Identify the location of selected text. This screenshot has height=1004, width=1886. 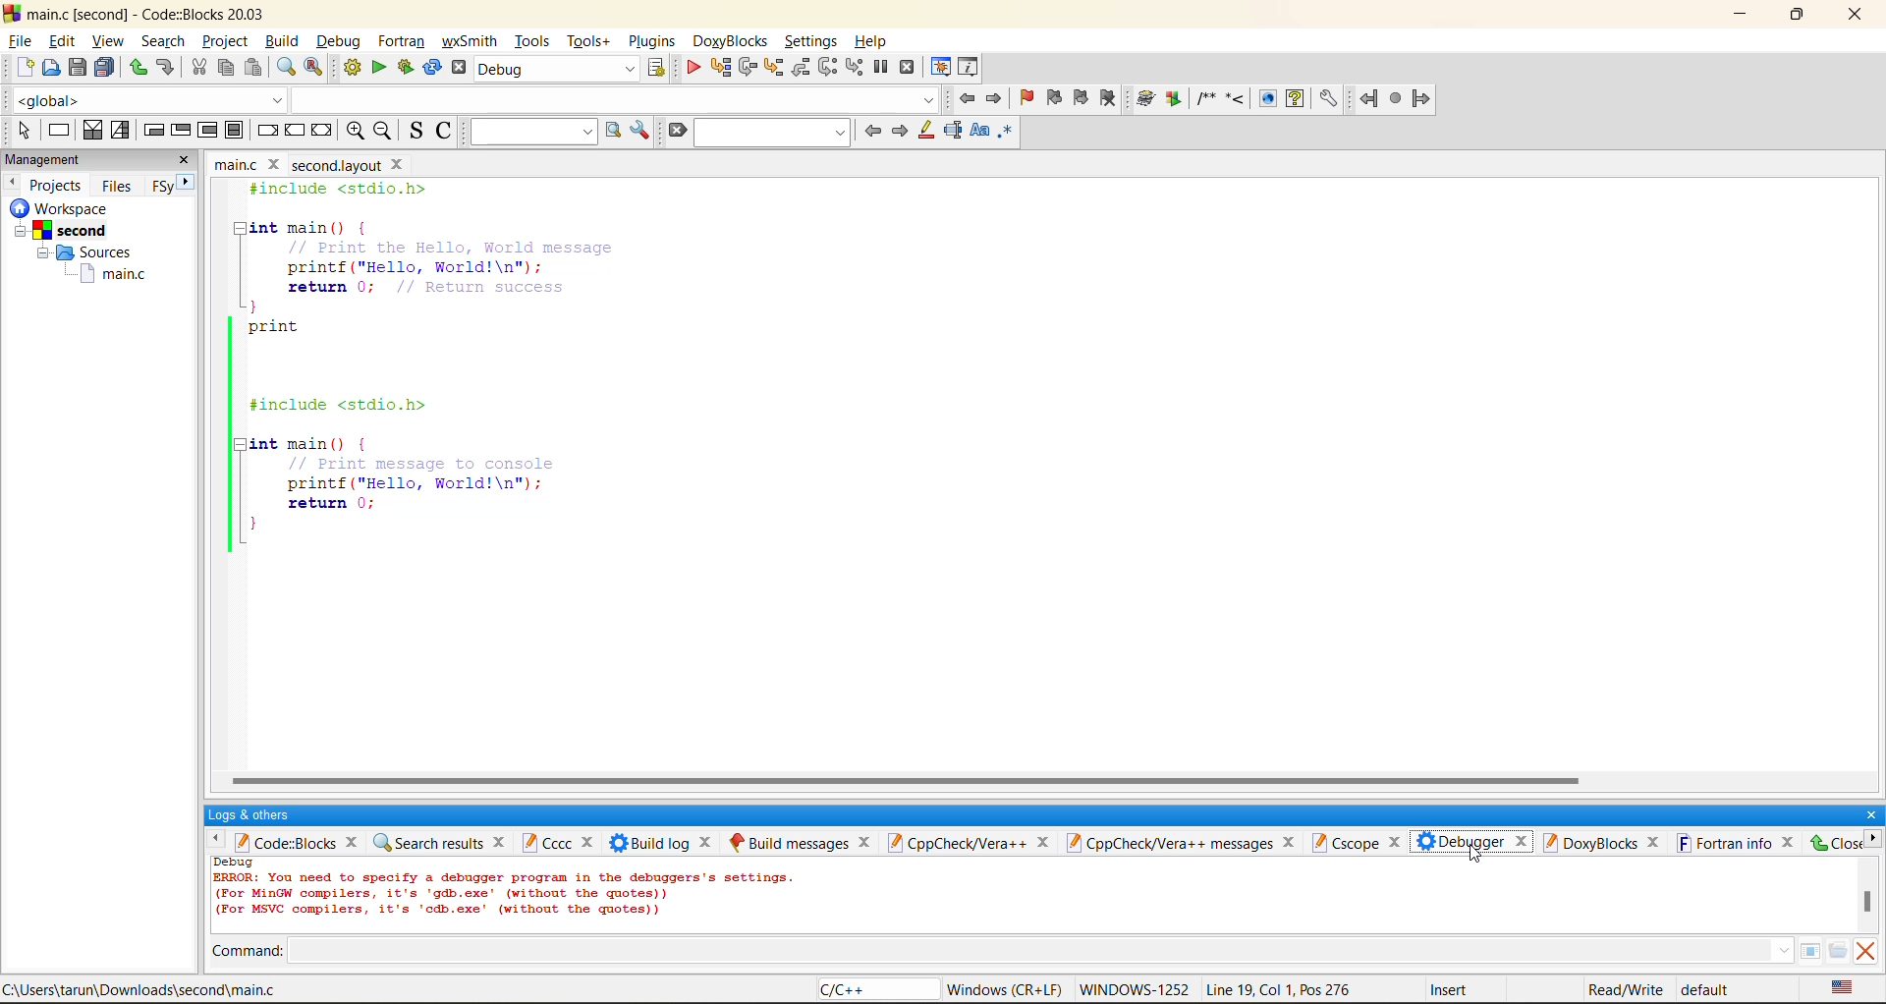
(955, 132).